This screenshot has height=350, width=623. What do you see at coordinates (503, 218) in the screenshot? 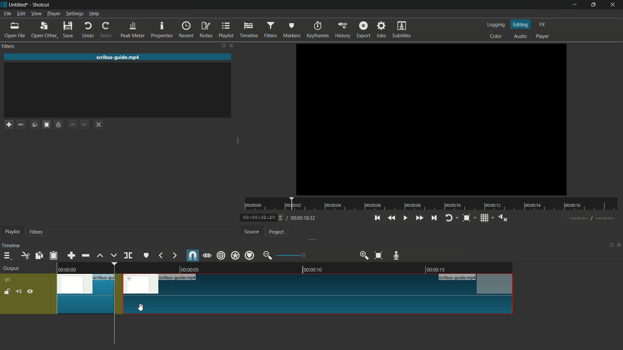
I see `show volume control` at bounding box center [503, 218].